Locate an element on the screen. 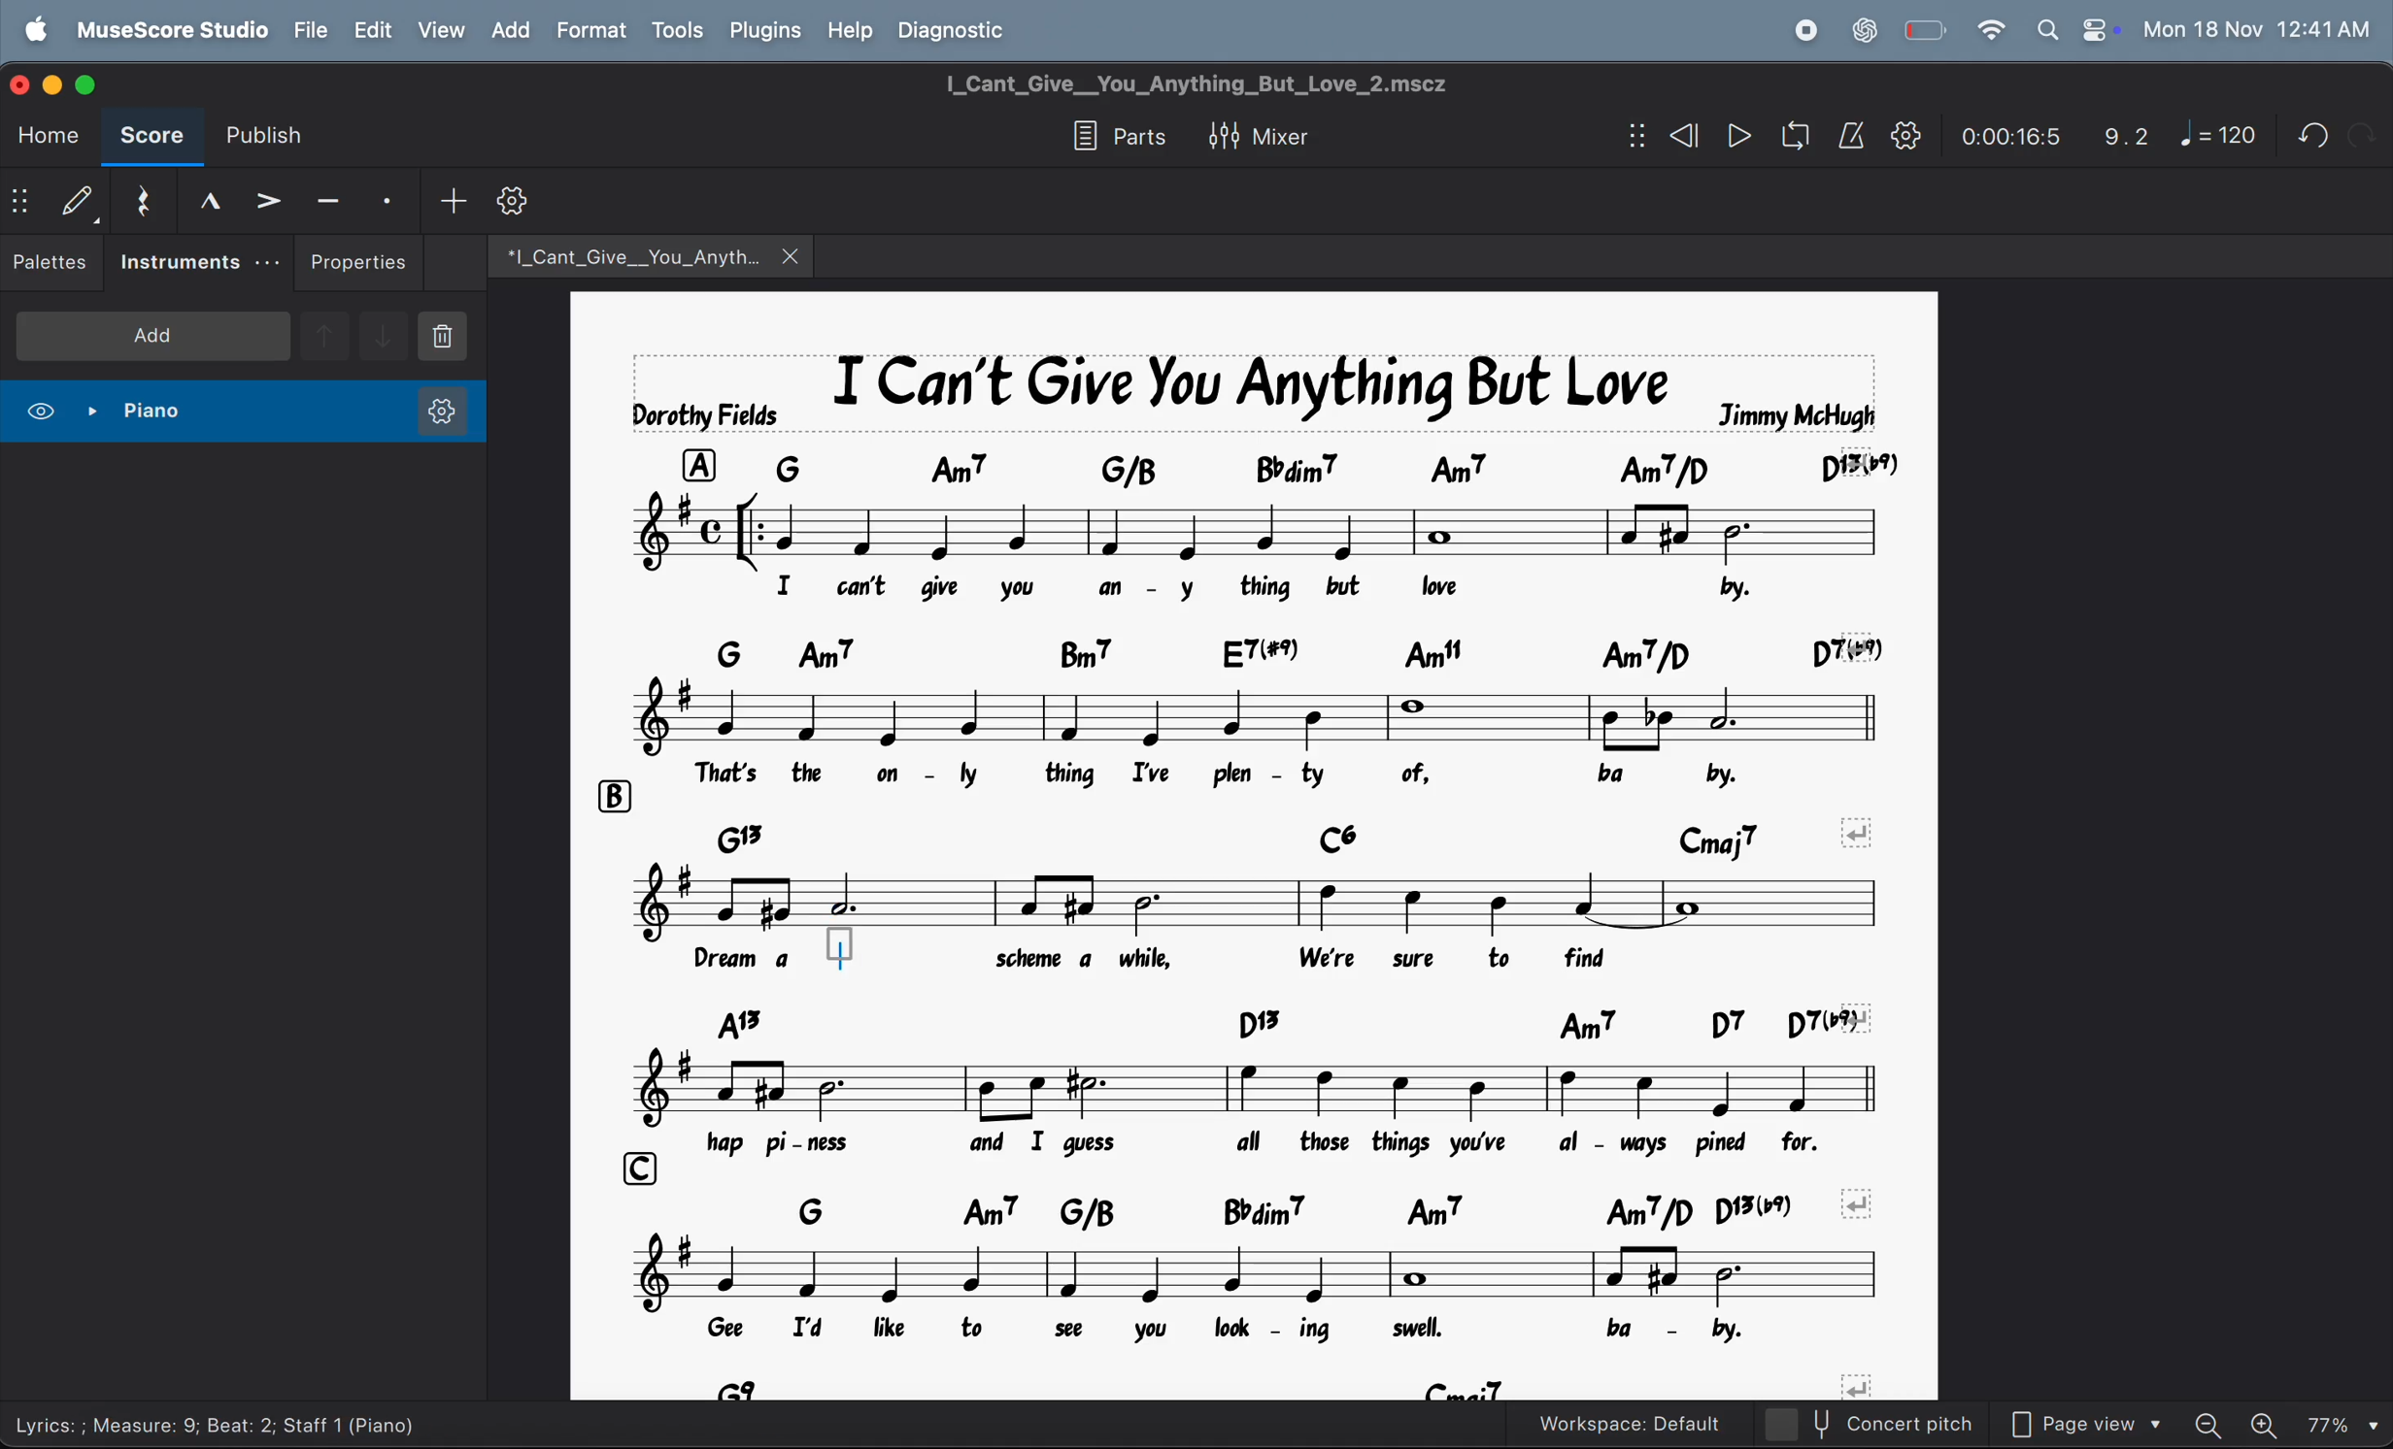 The height and width of the screenshot is (1449, 2393). diagnostic is located at coordinates (961, 32).